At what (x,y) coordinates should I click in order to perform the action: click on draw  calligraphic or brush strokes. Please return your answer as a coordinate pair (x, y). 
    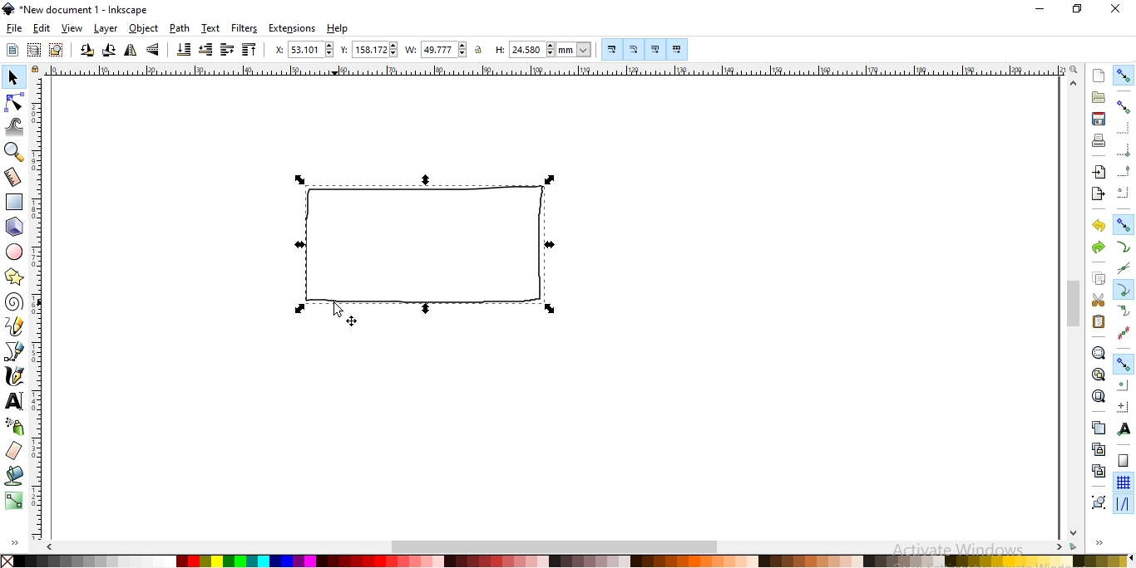
    Looking at the image, I should click on (14, 376).